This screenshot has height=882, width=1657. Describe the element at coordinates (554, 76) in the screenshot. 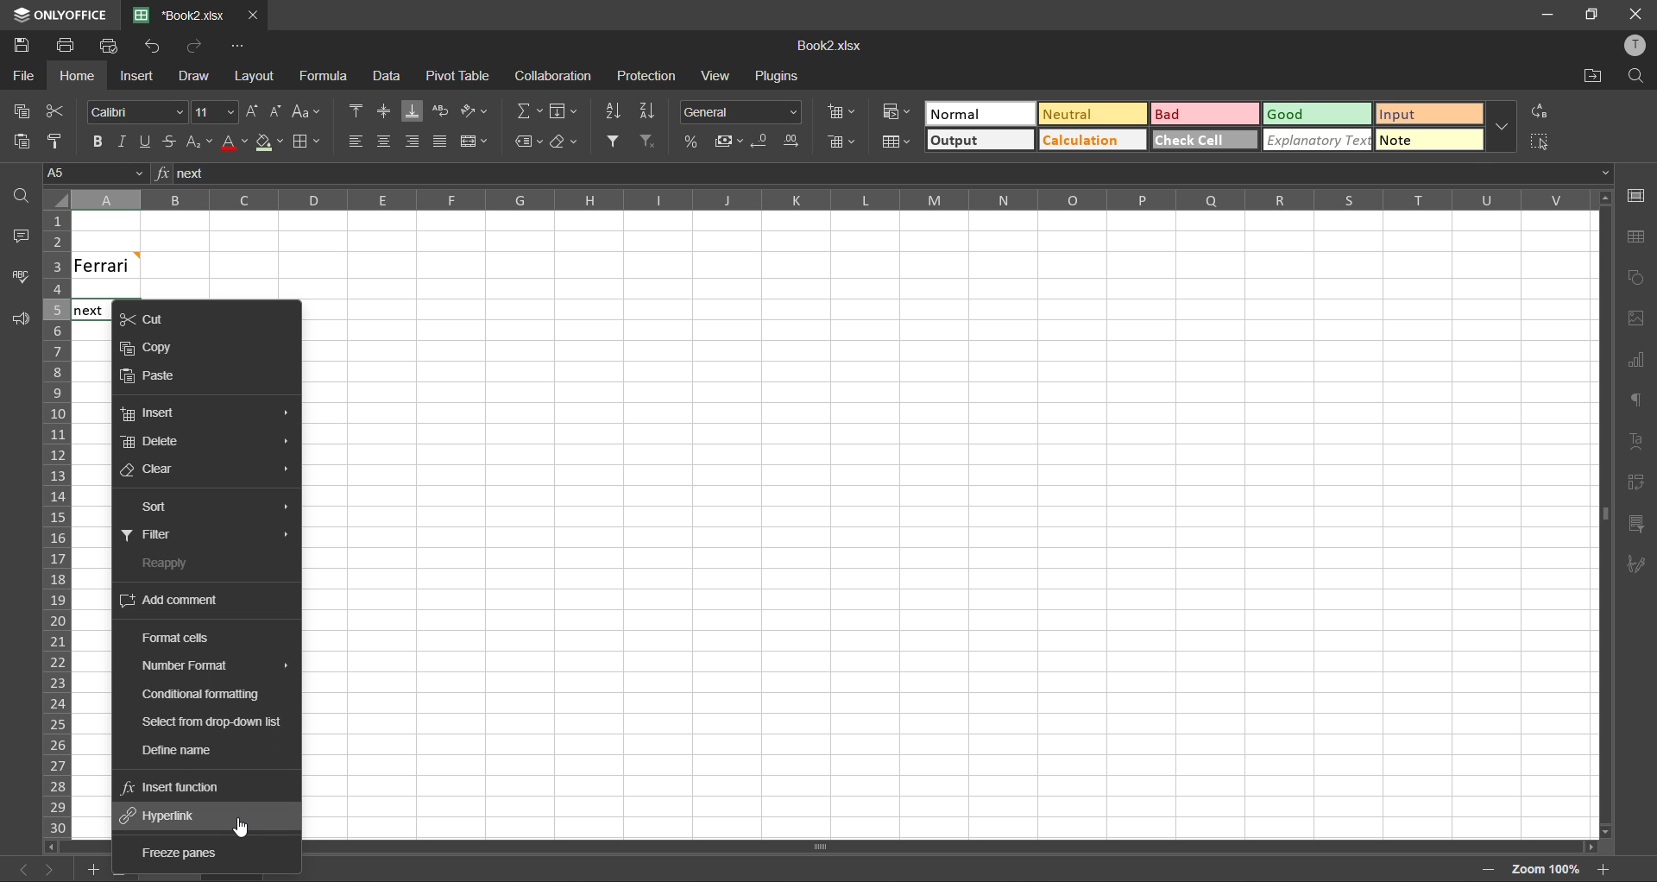

I see `collaboration` at that location.